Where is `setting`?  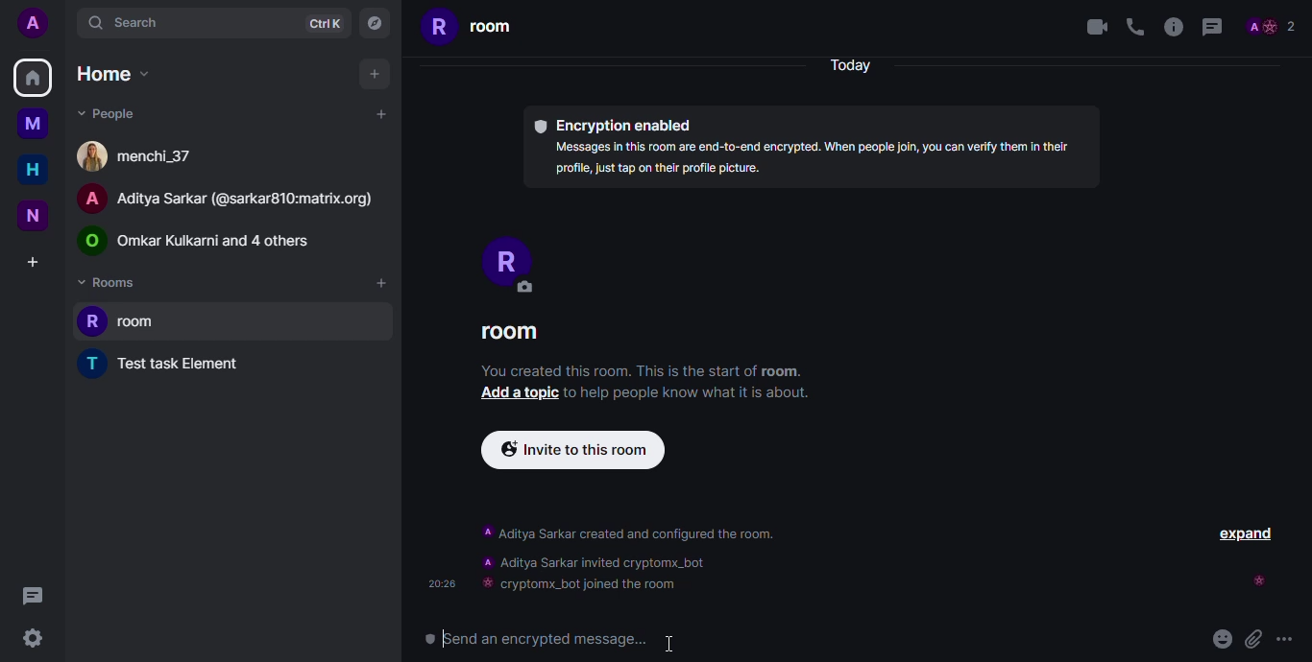
setting is located at coordinates (33, 641).